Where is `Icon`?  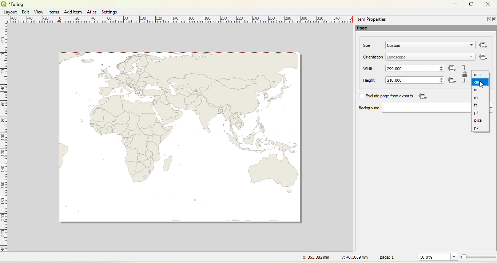
Icon is located at coordinates (422, 96).